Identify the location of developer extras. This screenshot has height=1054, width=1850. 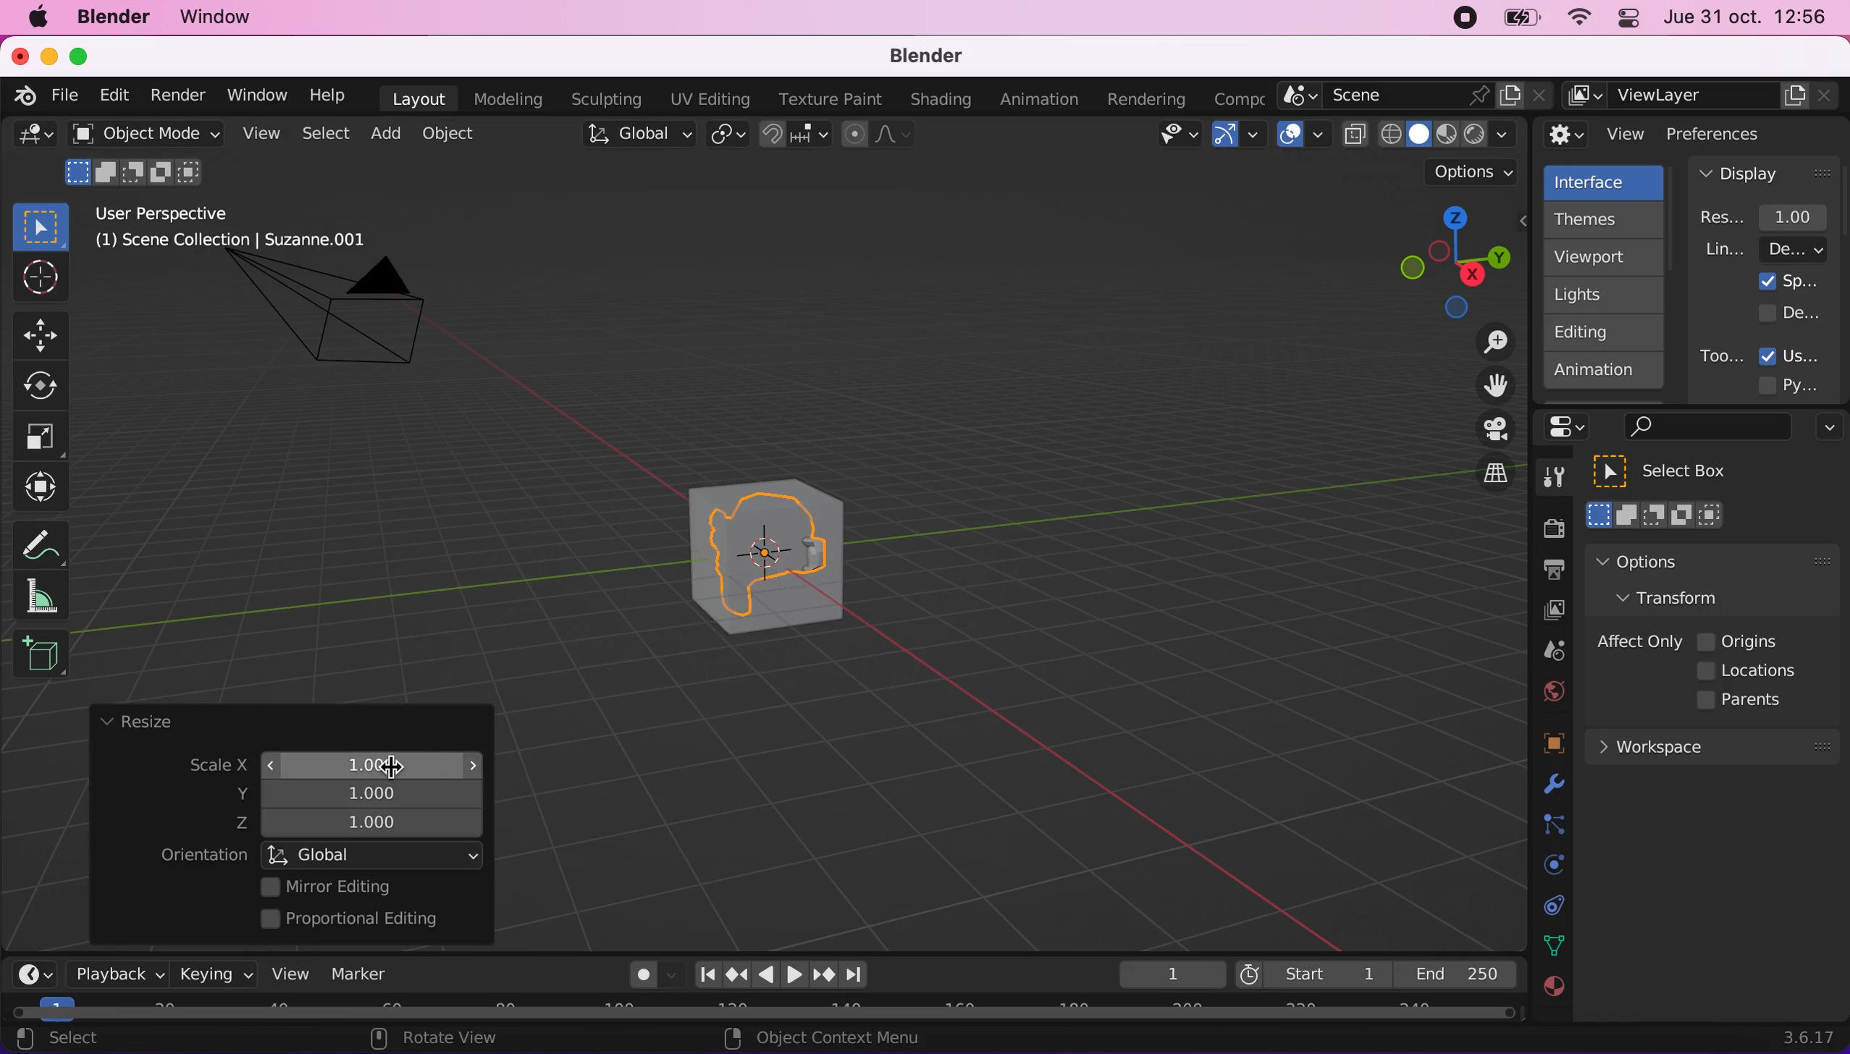
(1791, 312).